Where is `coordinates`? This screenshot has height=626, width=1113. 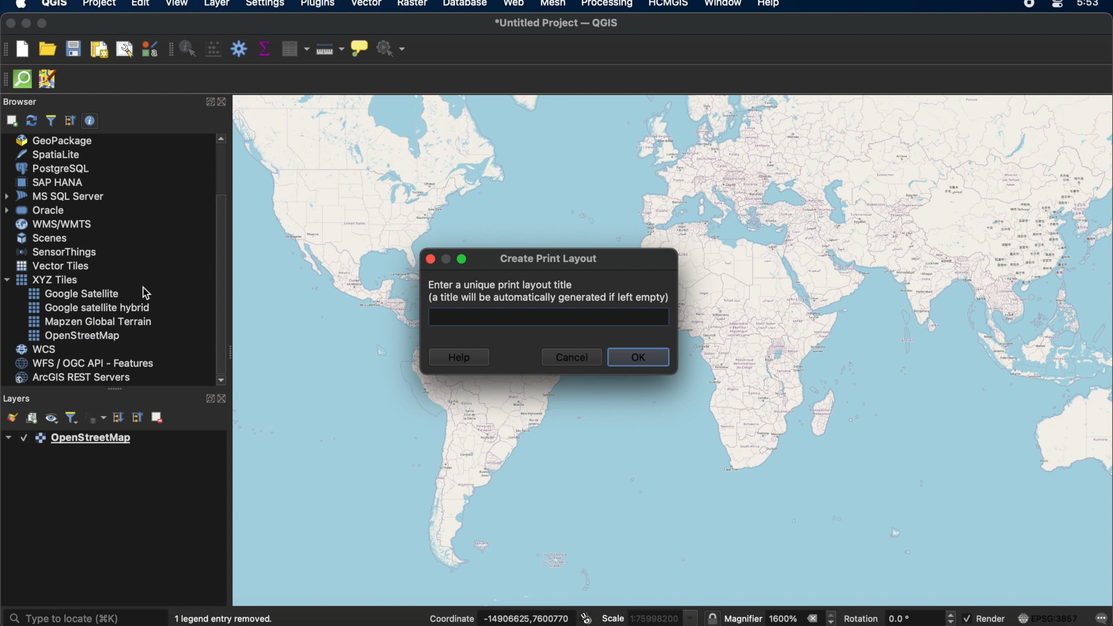
coordinates is located at coordinates (499, 617).